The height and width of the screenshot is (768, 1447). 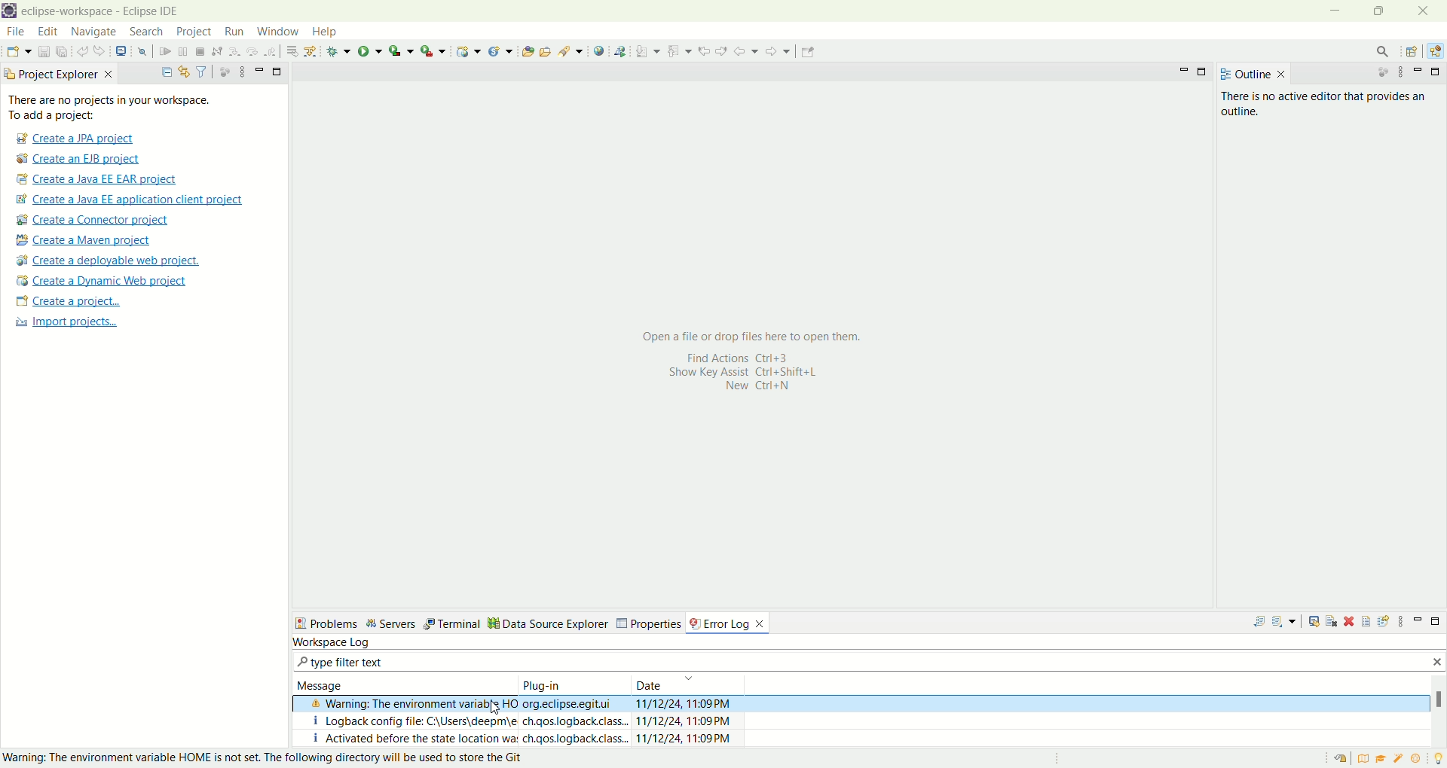 What do you see at coordinates (500, 50) in the screenshot?
I see `create a new Java servlet` at bounding box center [500, 50].